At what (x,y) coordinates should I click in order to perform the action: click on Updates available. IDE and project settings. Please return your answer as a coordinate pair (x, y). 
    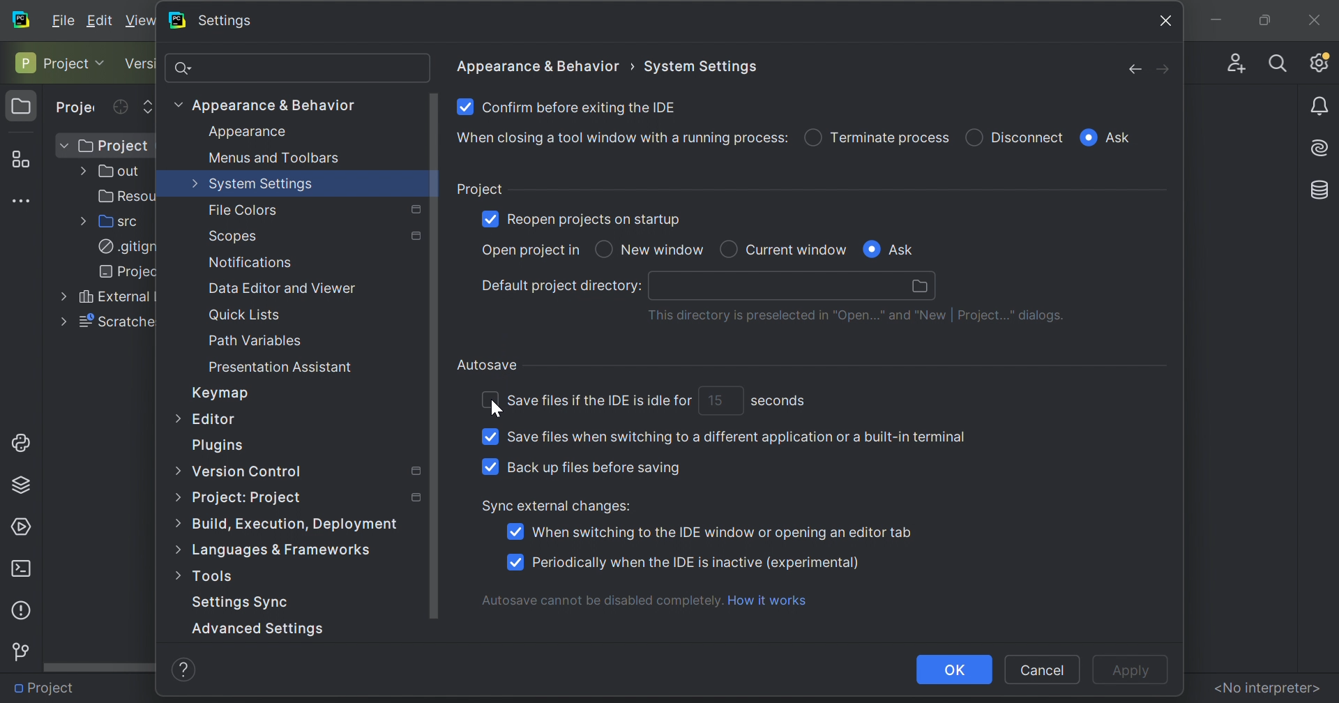
    Looking at the image, I should click on (1319, 62).